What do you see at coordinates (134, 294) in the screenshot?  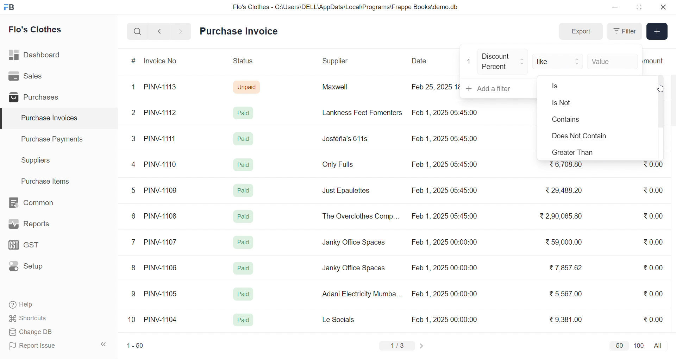 I see `9` at bounding box center [134, 294].